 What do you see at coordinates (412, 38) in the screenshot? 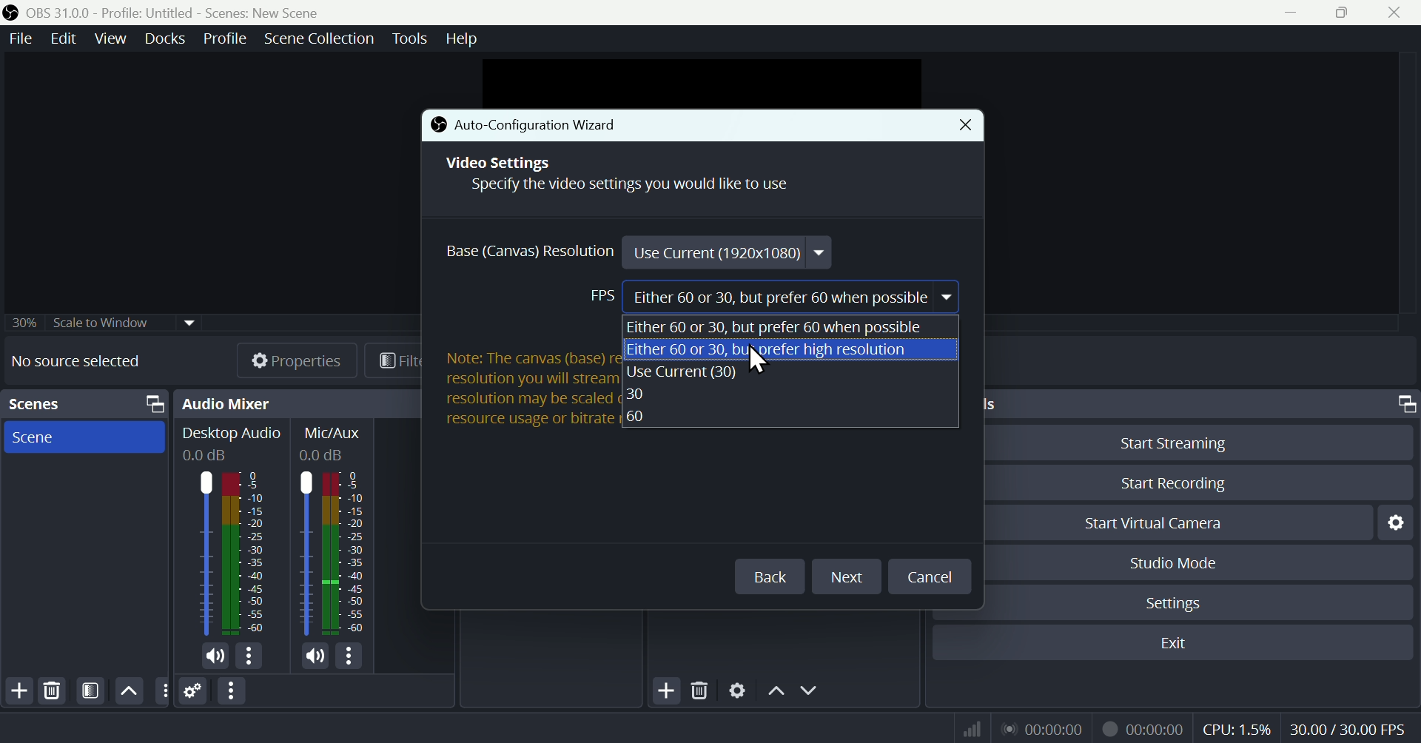
I see `Tools` at bounding box center [412, 38].